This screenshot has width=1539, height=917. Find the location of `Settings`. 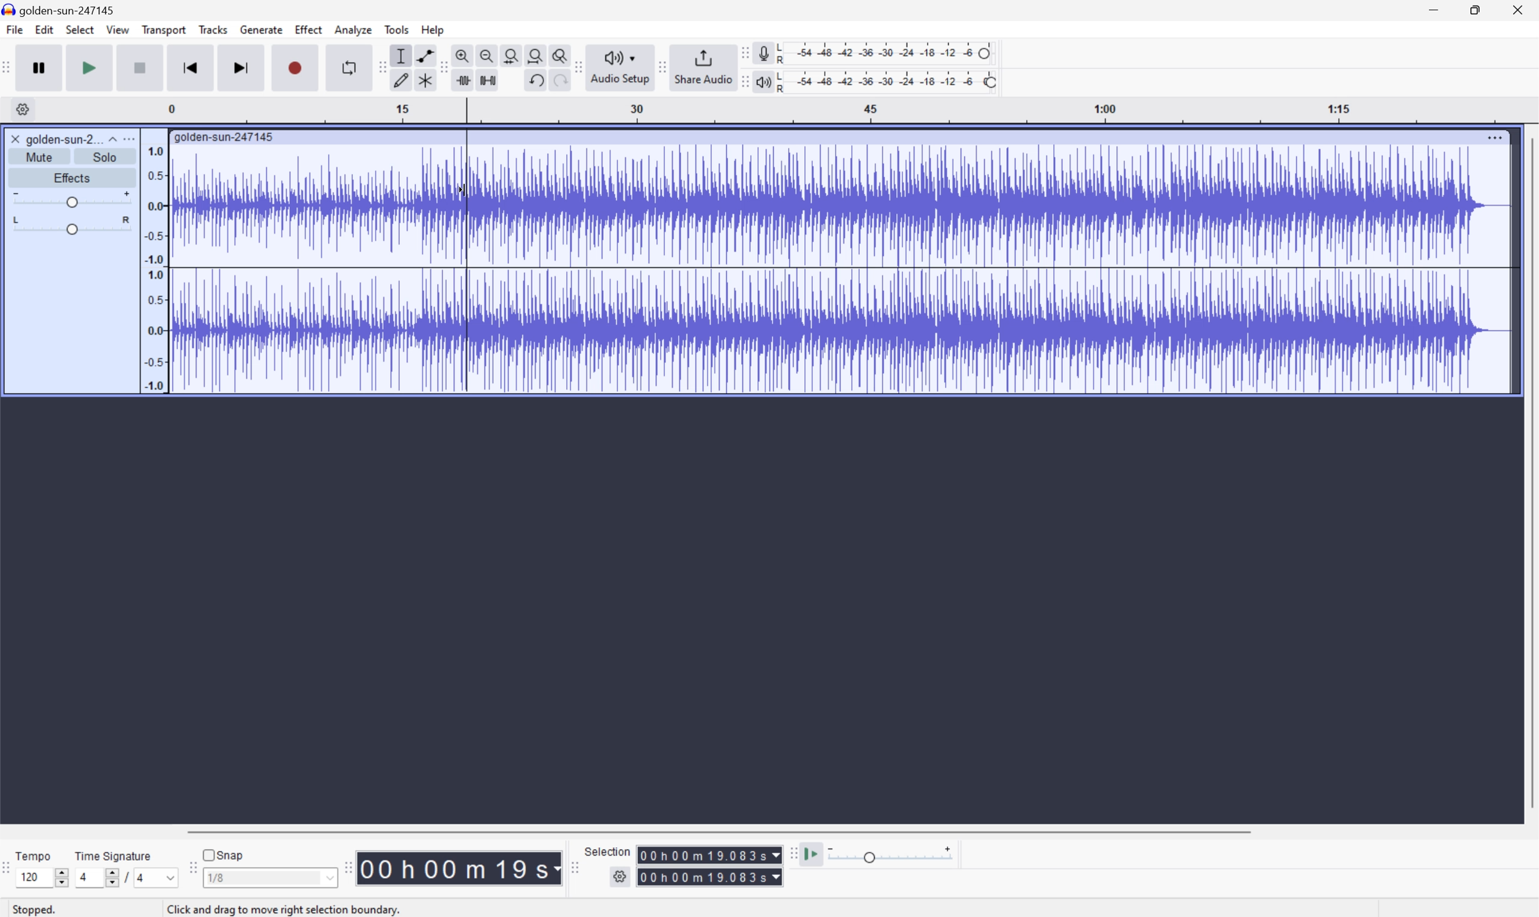

Settings is located at coordinates (622, 877).